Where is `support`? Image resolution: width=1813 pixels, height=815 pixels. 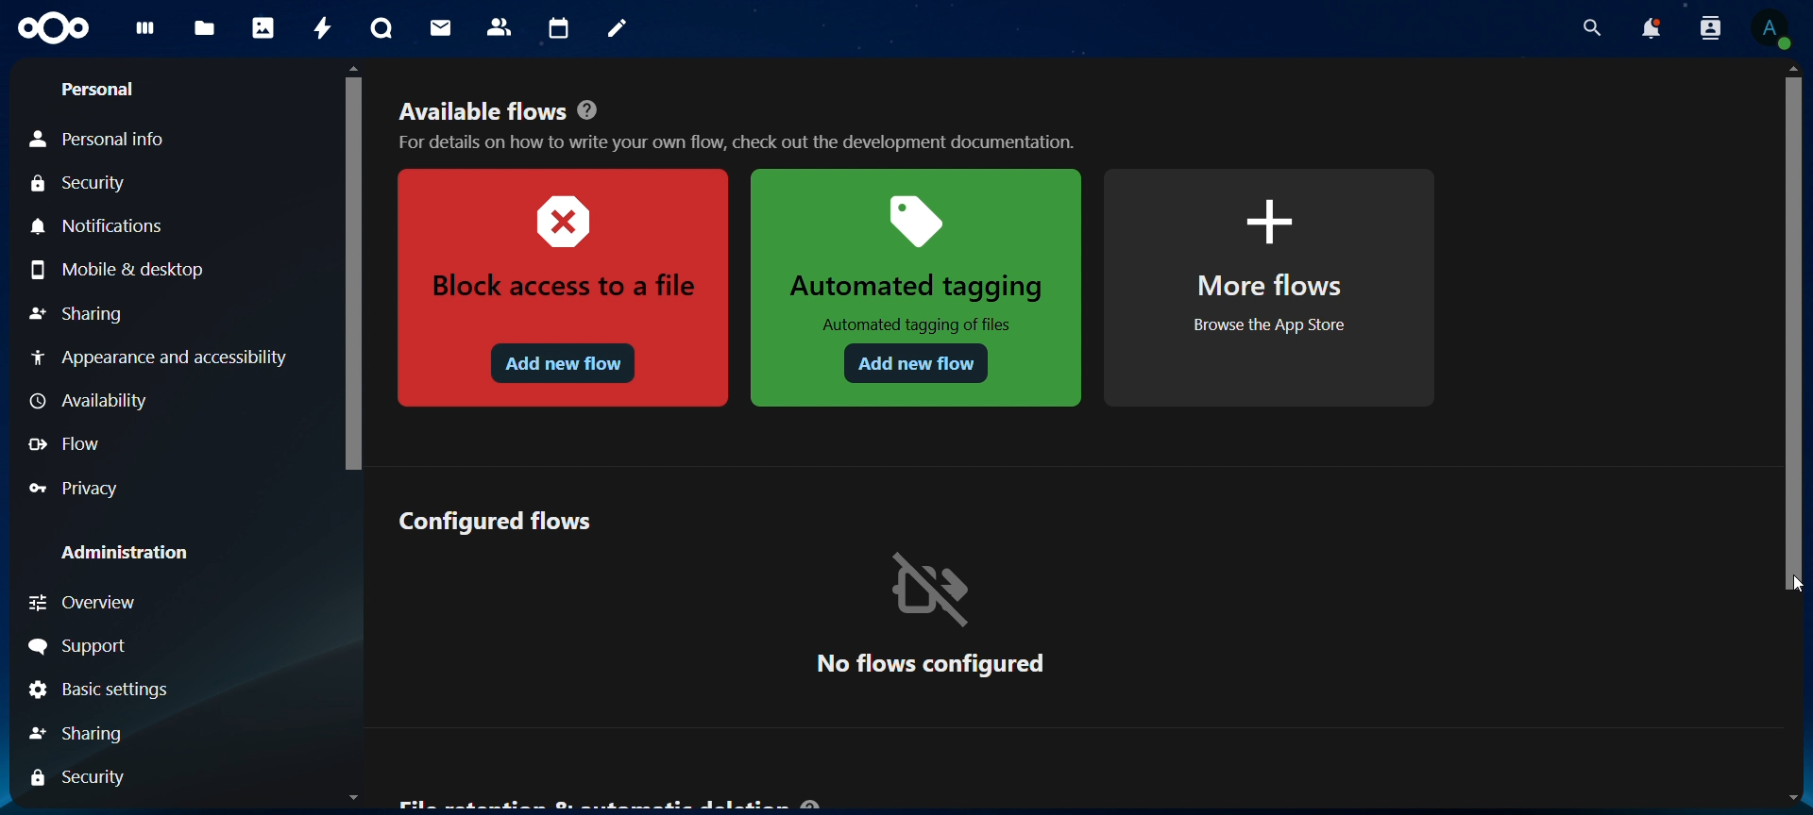 support is located at coordinates (83, 647).